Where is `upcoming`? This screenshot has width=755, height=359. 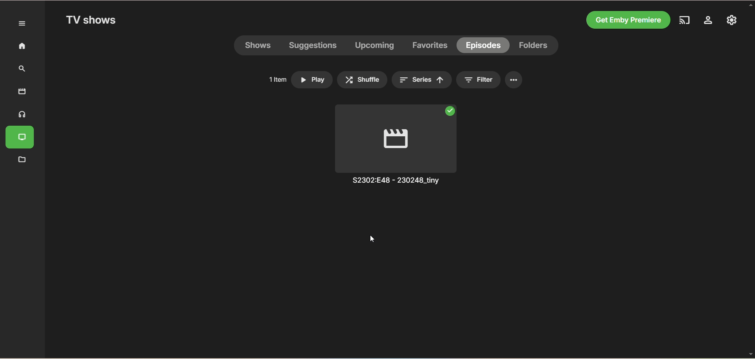
upcoming is located at coordinates (374, 46).